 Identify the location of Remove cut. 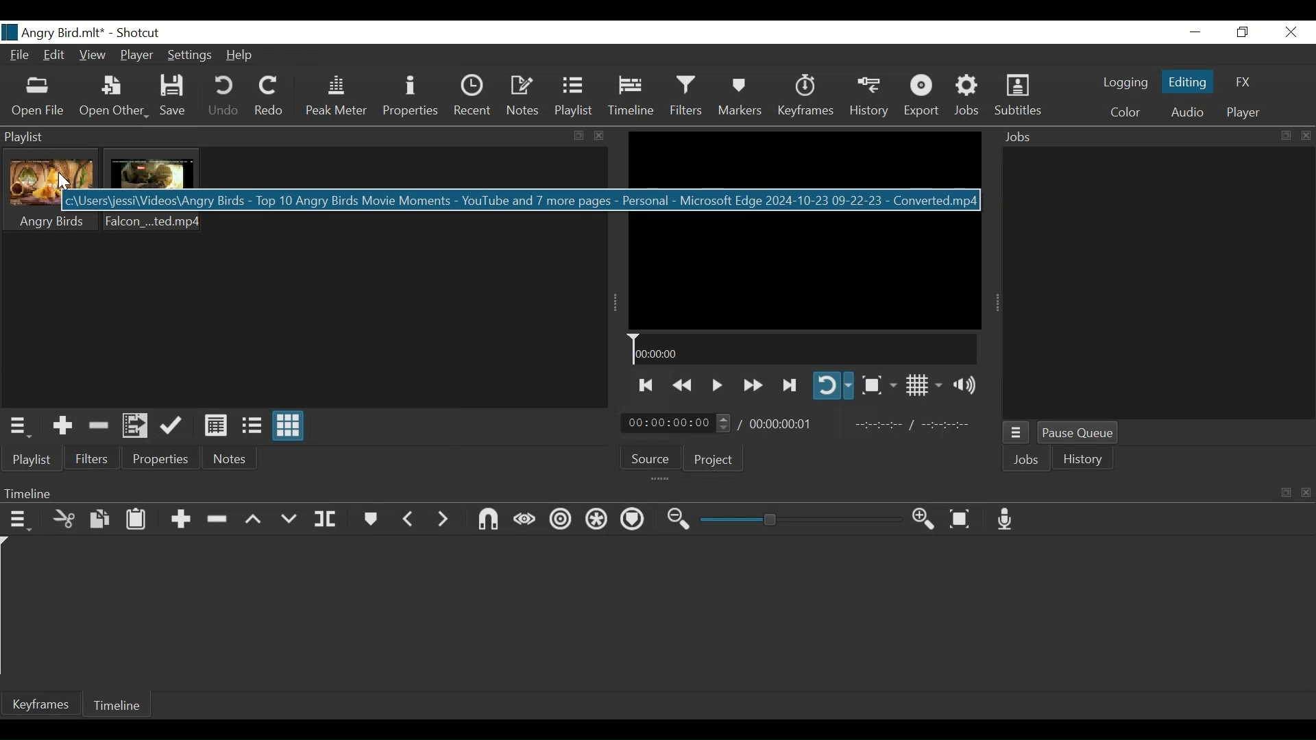
(99, 425).